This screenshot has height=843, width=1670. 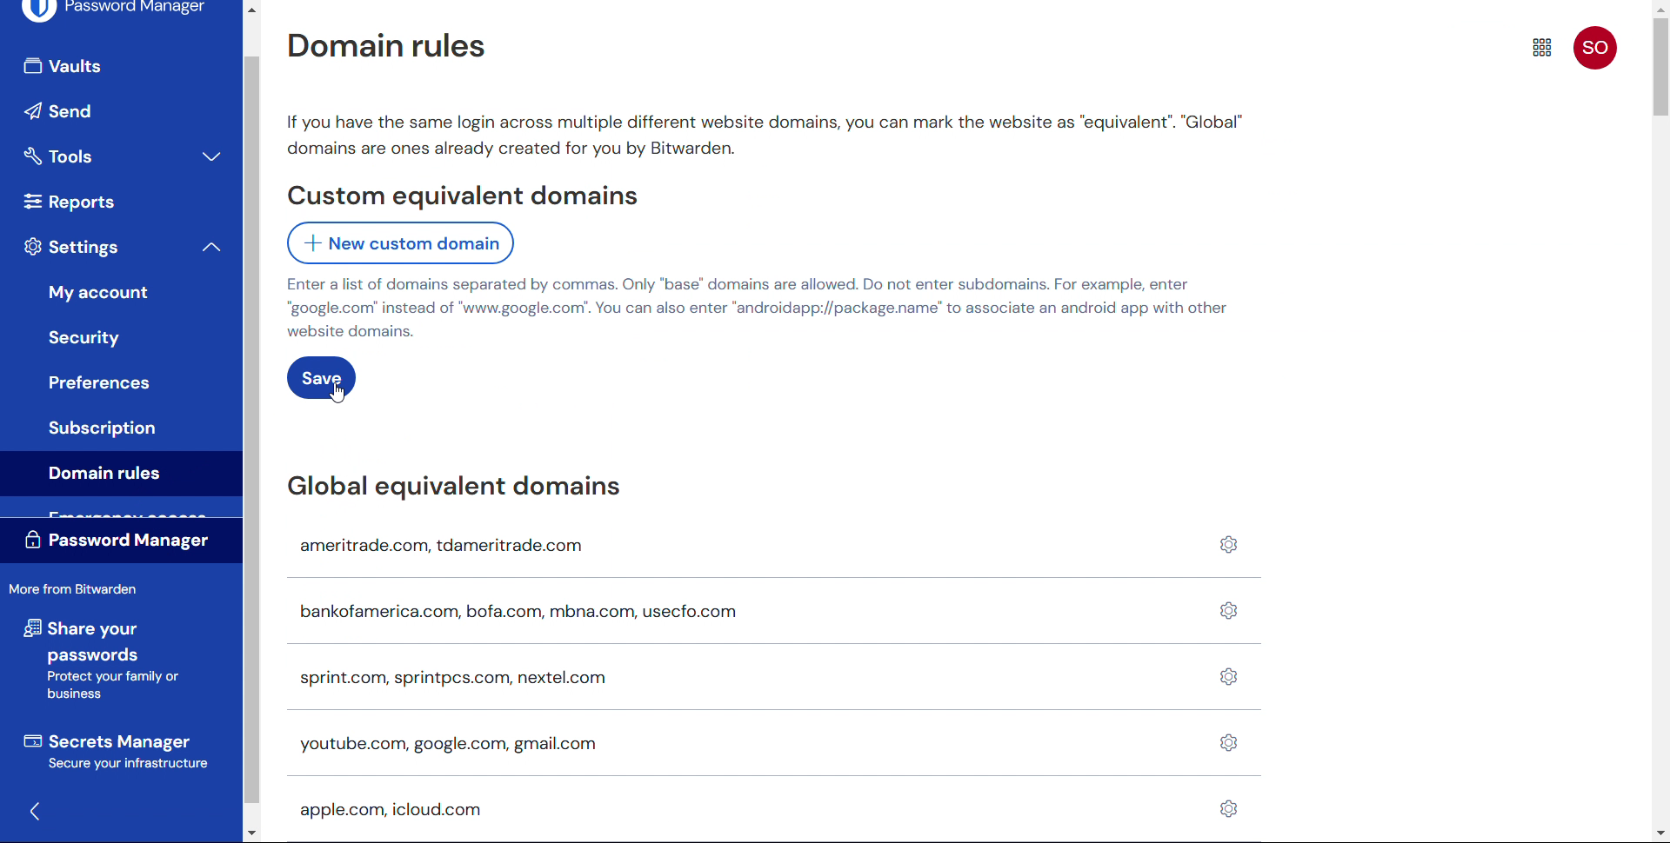 I want to click on scroll down, so click(x=250, y=834).